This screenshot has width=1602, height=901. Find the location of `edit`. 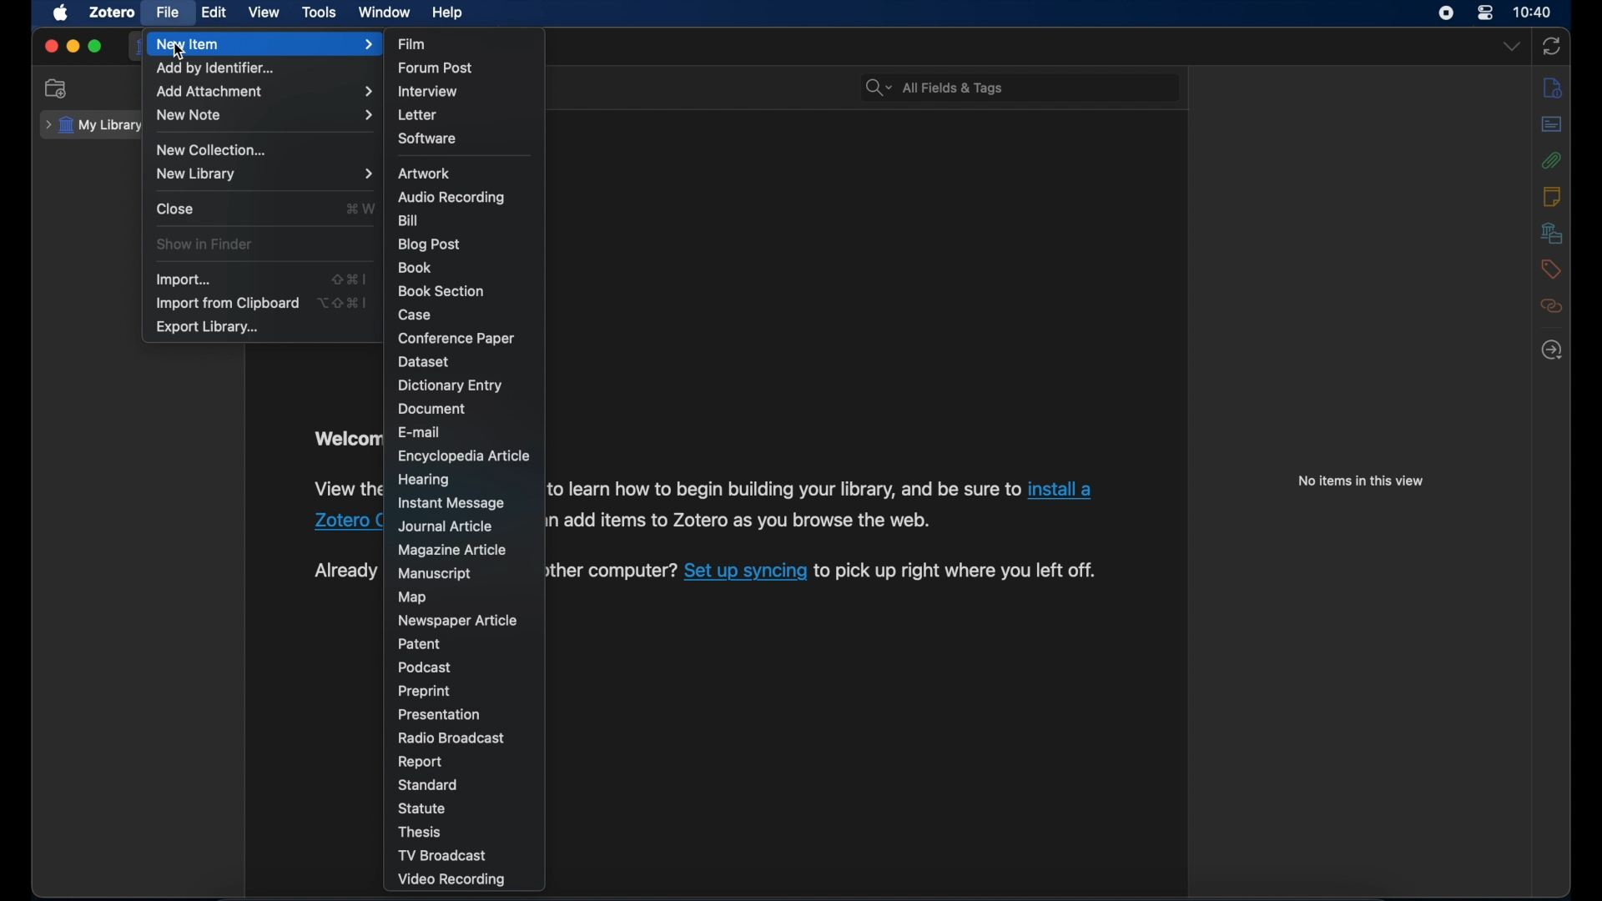

edit is located at coordinates (215, 11).